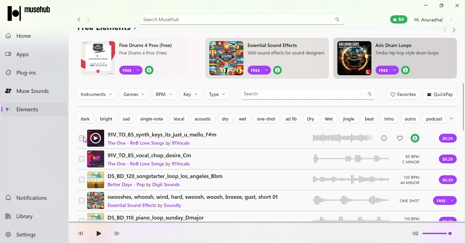 This screenshot has width=465, height=243. Describe the element at coordinates (97, 94) in the screenshot. I see `instruments` at that location.